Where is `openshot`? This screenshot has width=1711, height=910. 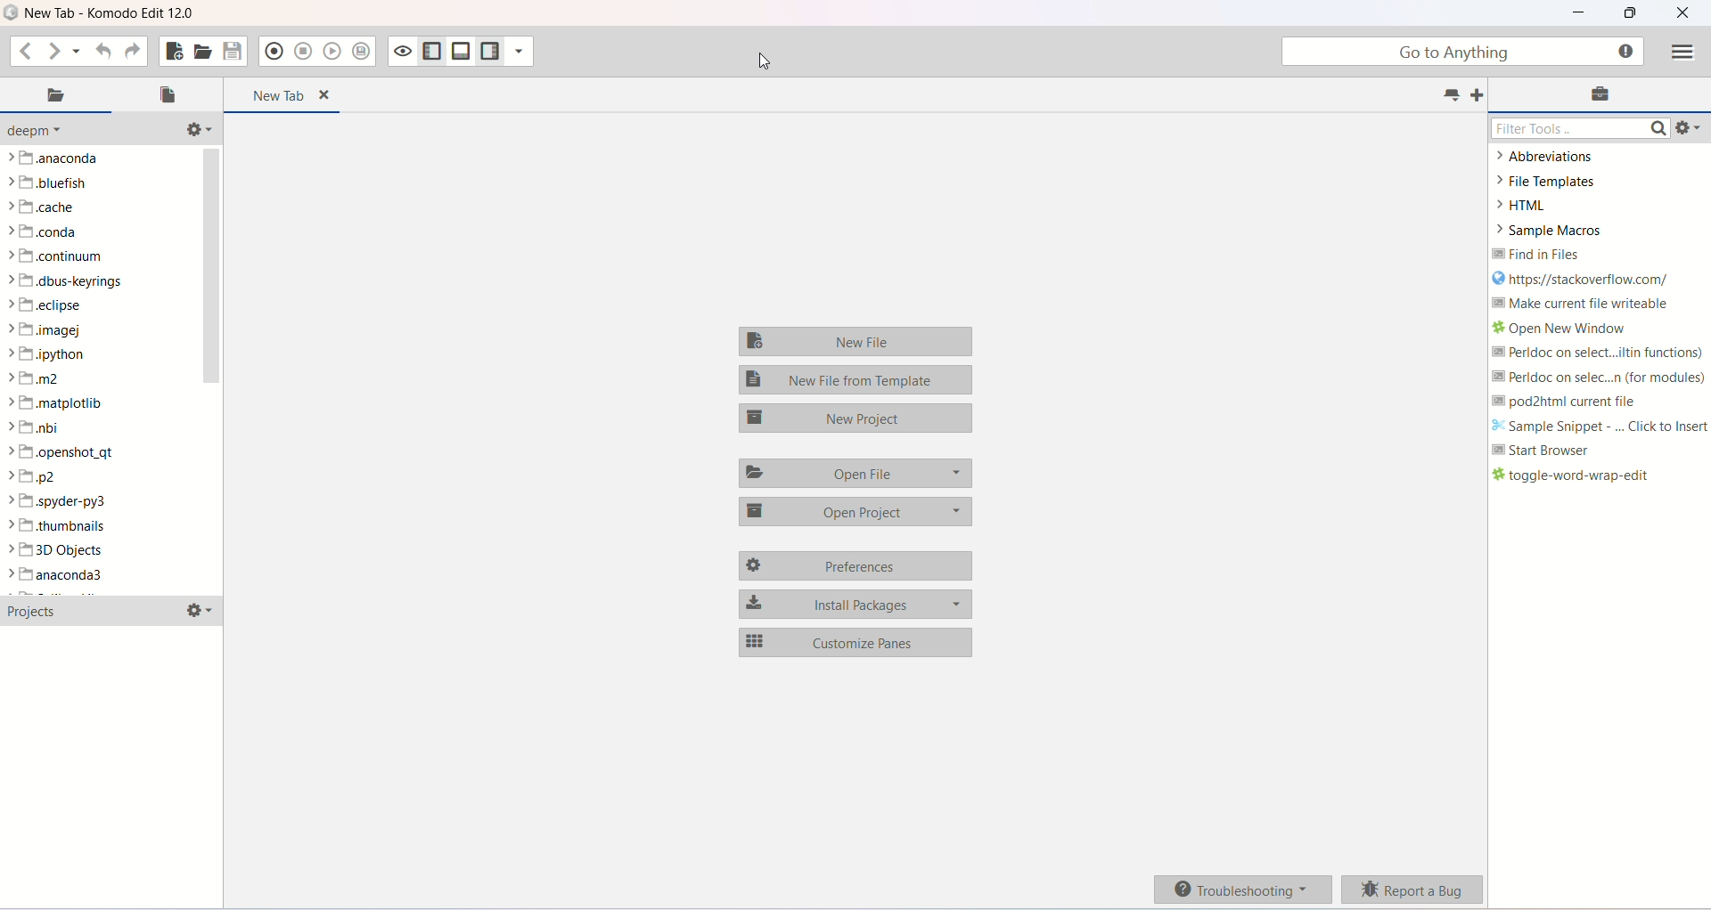
openshot is located at coordinates (68, 453).